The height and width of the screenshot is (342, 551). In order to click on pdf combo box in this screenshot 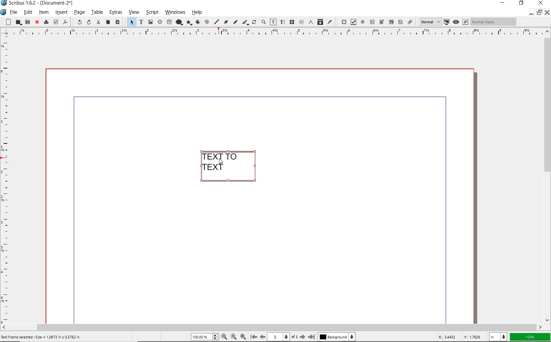, I will do `click(381, 22)`.